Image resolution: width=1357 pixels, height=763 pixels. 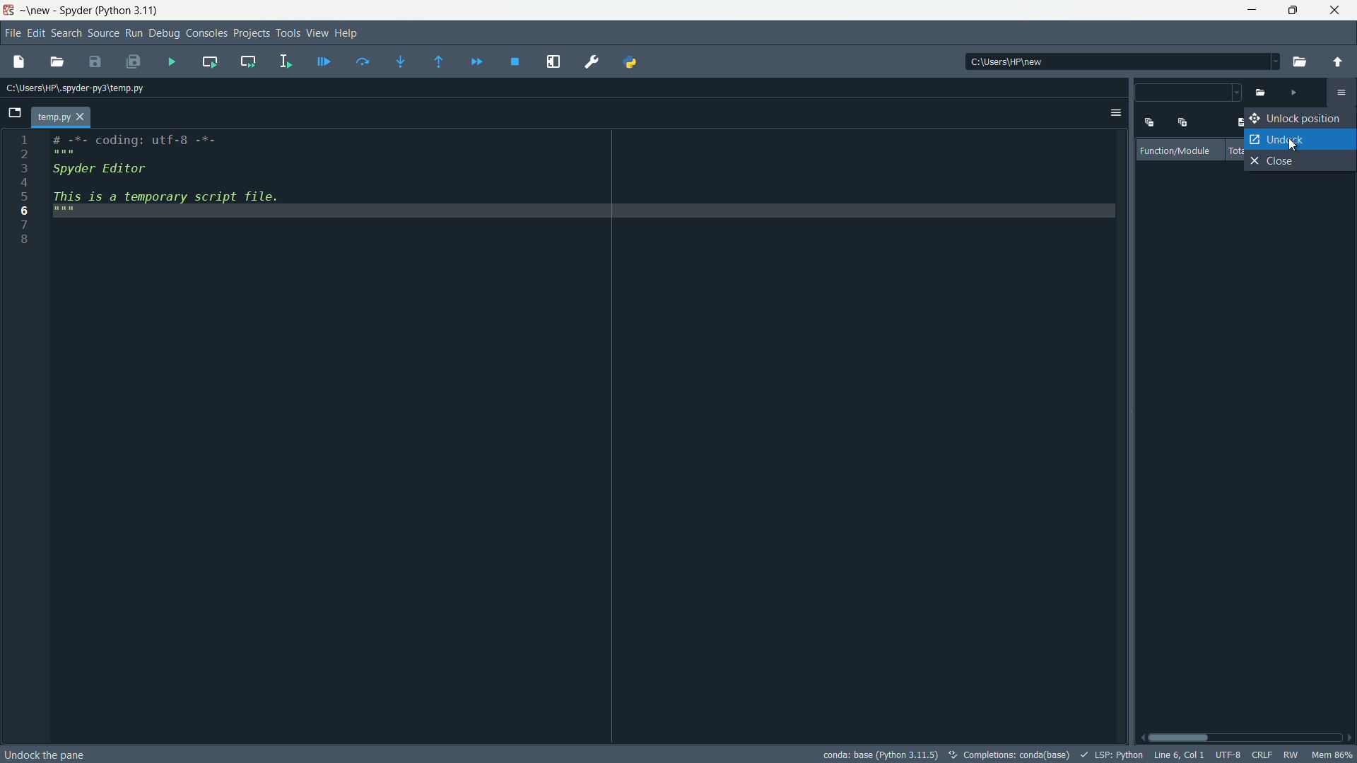 What do you see at coordinates (37, 11) in the screenshot?
I see `new` at bounding box center [37, 11].